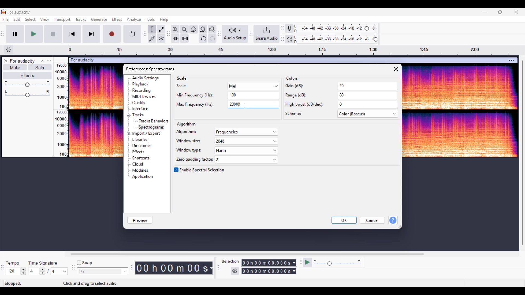  What do you see at coordinates (517, 12) in the screenshot?
I see `Close interface` at bounding box center [517, 12].